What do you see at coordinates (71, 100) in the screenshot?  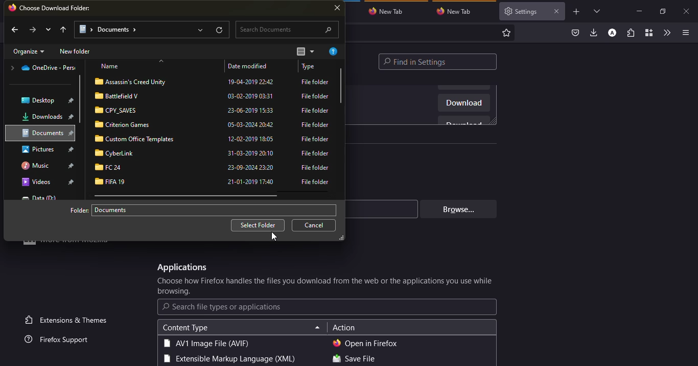 I see `pin` at bounding box center [71, 100].